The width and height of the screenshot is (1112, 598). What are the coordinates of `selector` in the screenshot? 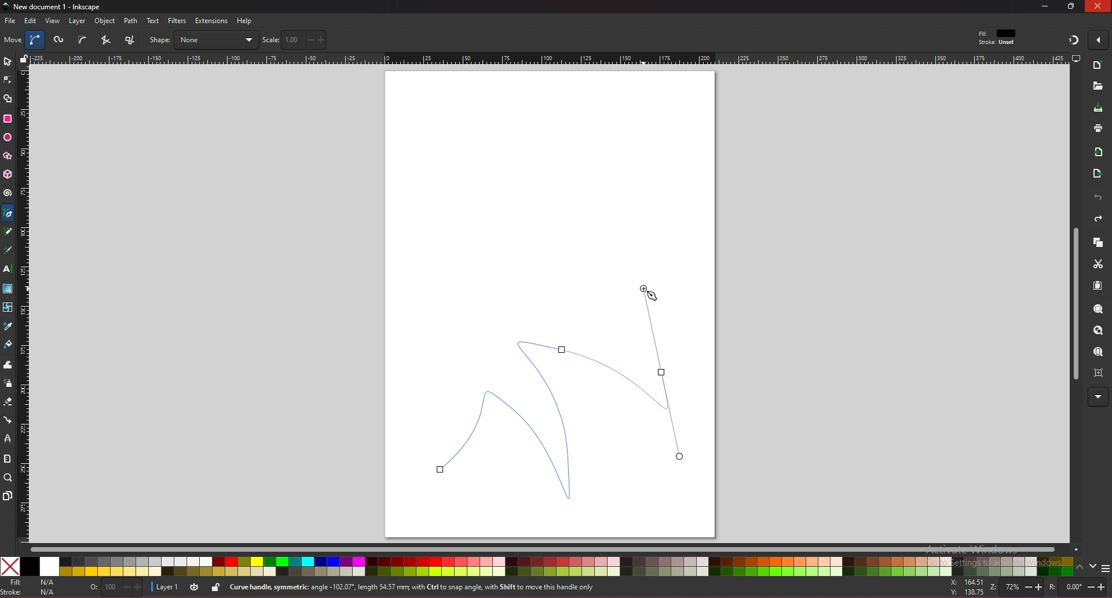 It's located at (8, 61).